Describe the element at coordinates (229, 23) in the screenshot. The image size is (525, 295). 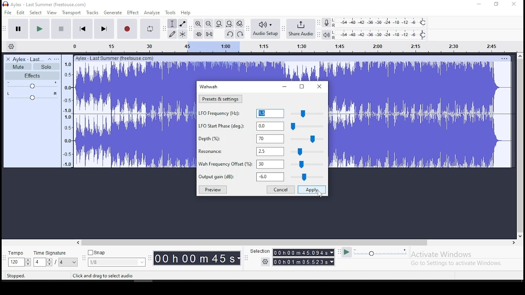
I see `fit project to width` at that location.